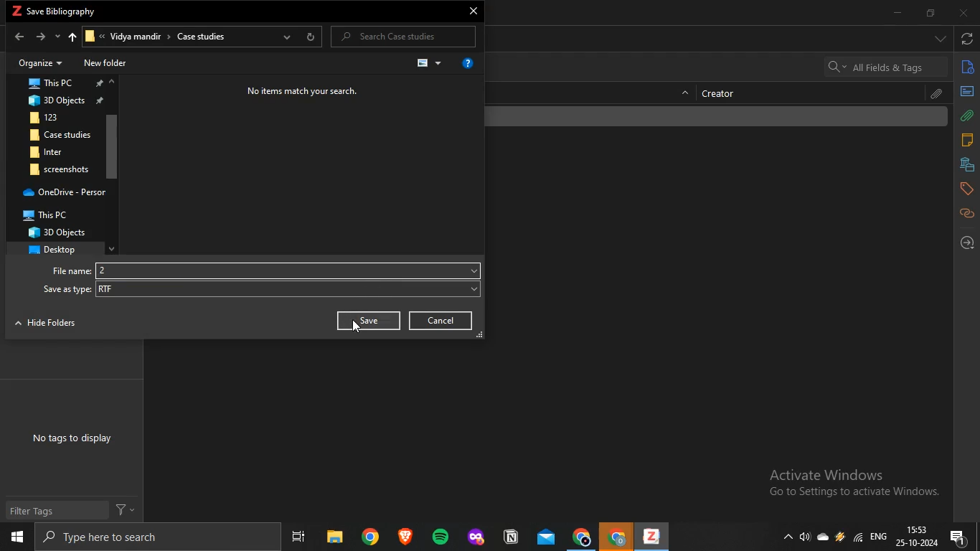 The image size is (980, 551). I want to click on attachments, so click(967, 116).